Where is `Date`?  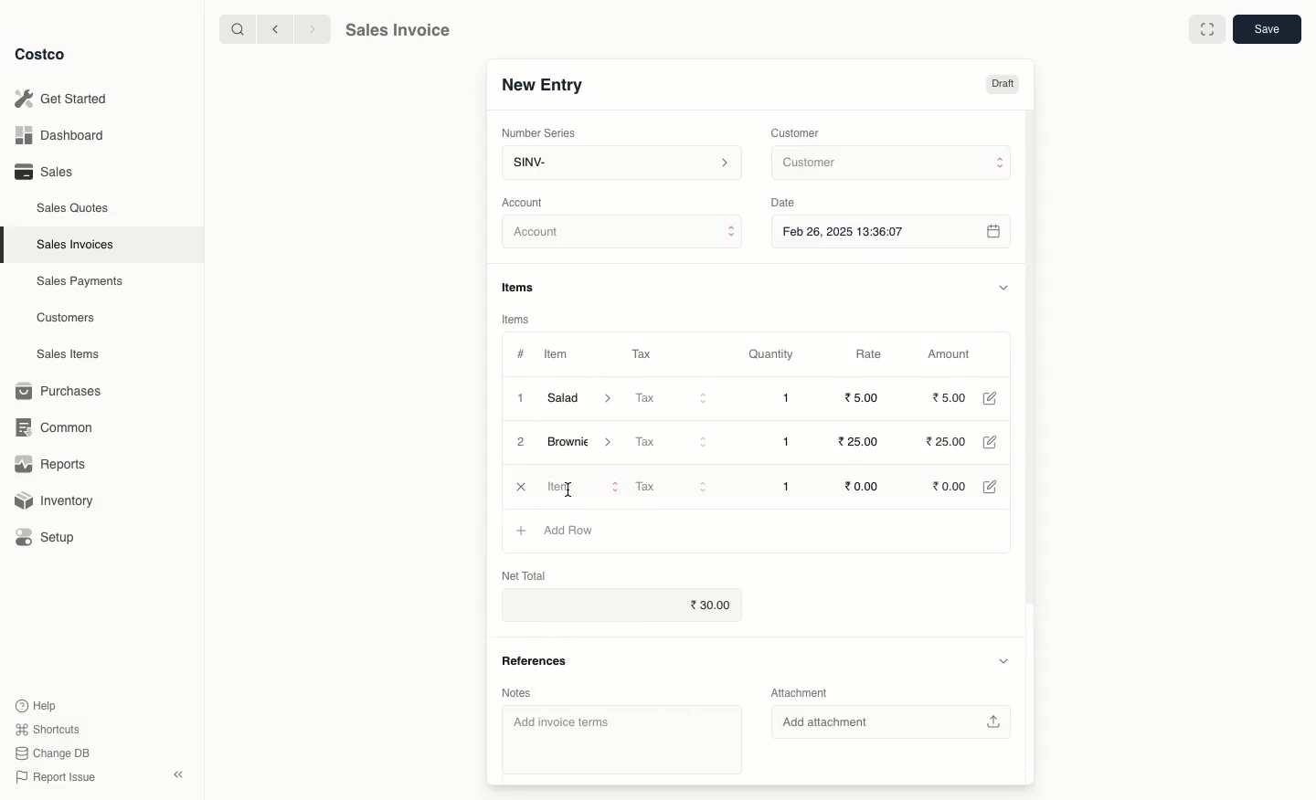 Date is located at coordinates (788, 203).